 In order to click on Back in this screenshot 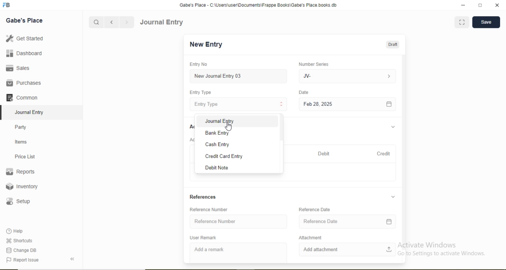, I will do `click(72, 259)`.